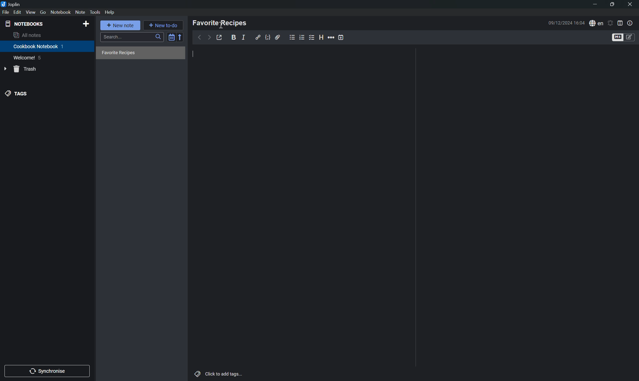  Describe the element at coordinates (278, 38) in the screenshot. I see `Attach file` at that location.